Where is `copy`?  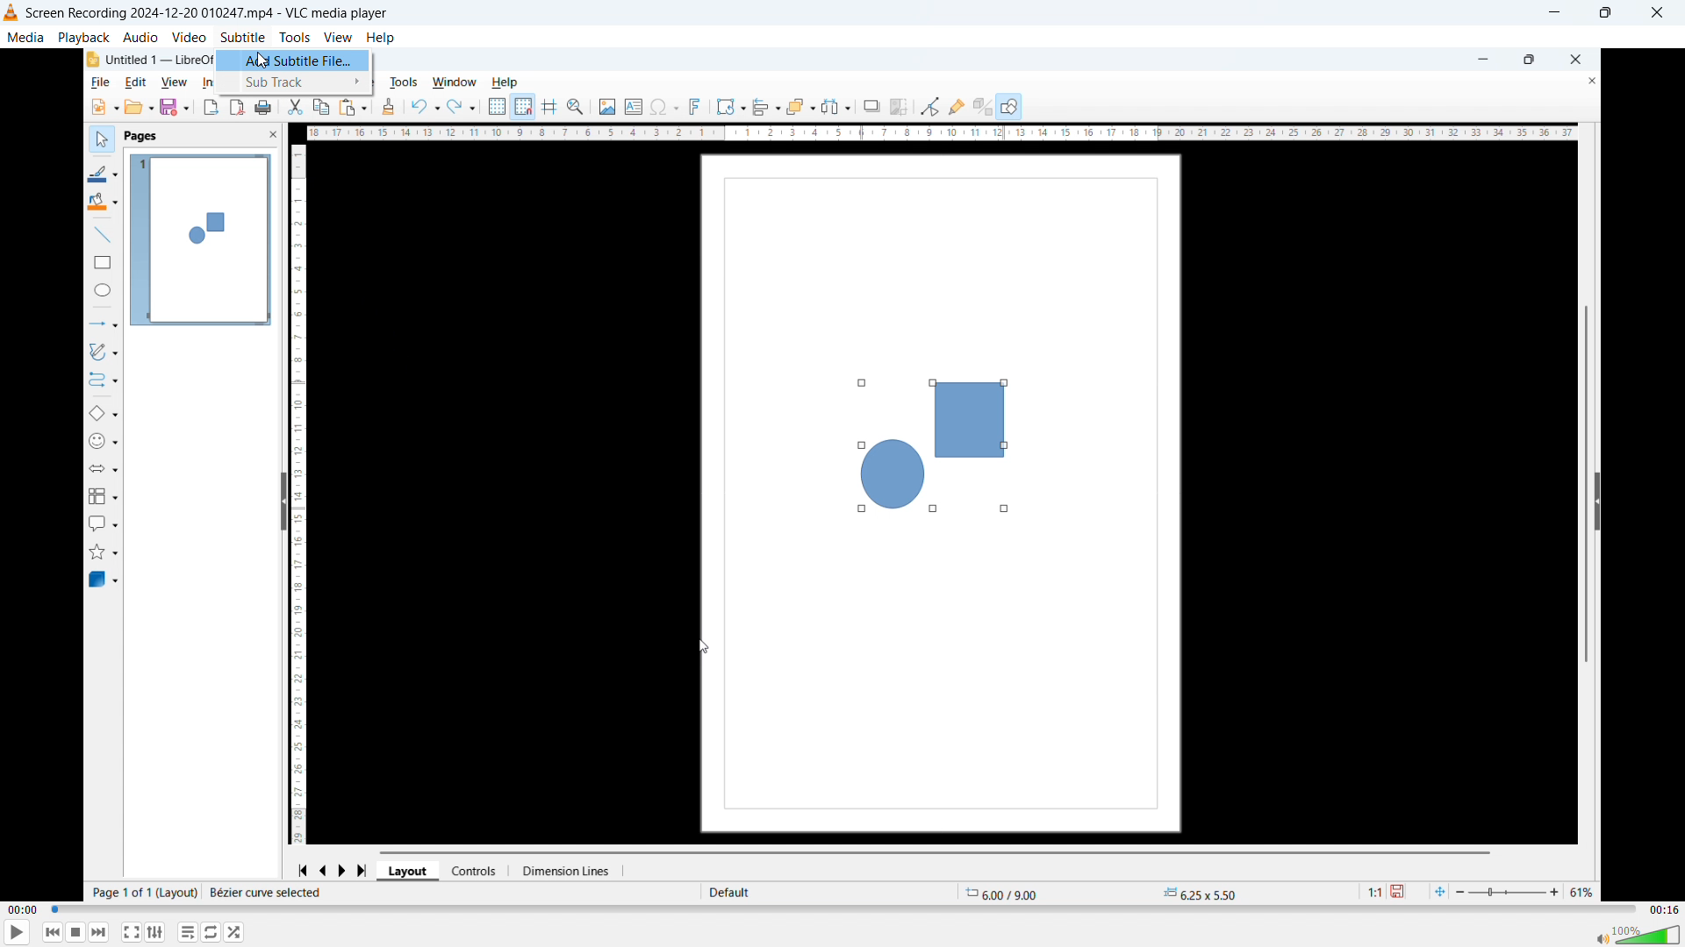 copy is located at coordinates (321, 107).